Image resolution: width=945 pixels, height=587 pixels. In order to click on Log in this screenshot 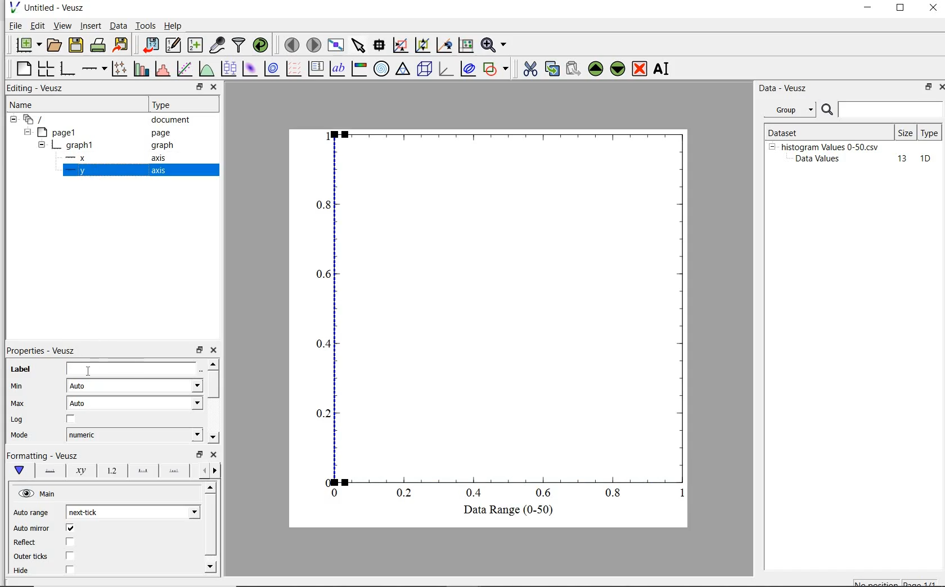, I will do `click(16, 420)`.